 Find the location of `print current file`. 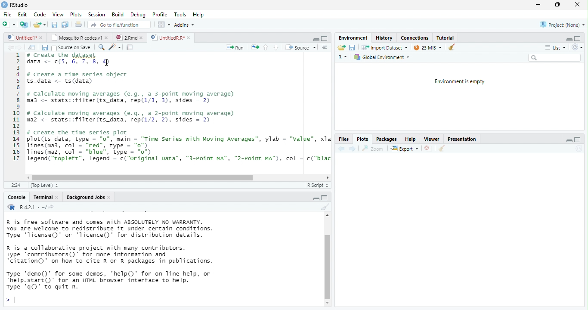

print current file is located at coordinates (65, 25).